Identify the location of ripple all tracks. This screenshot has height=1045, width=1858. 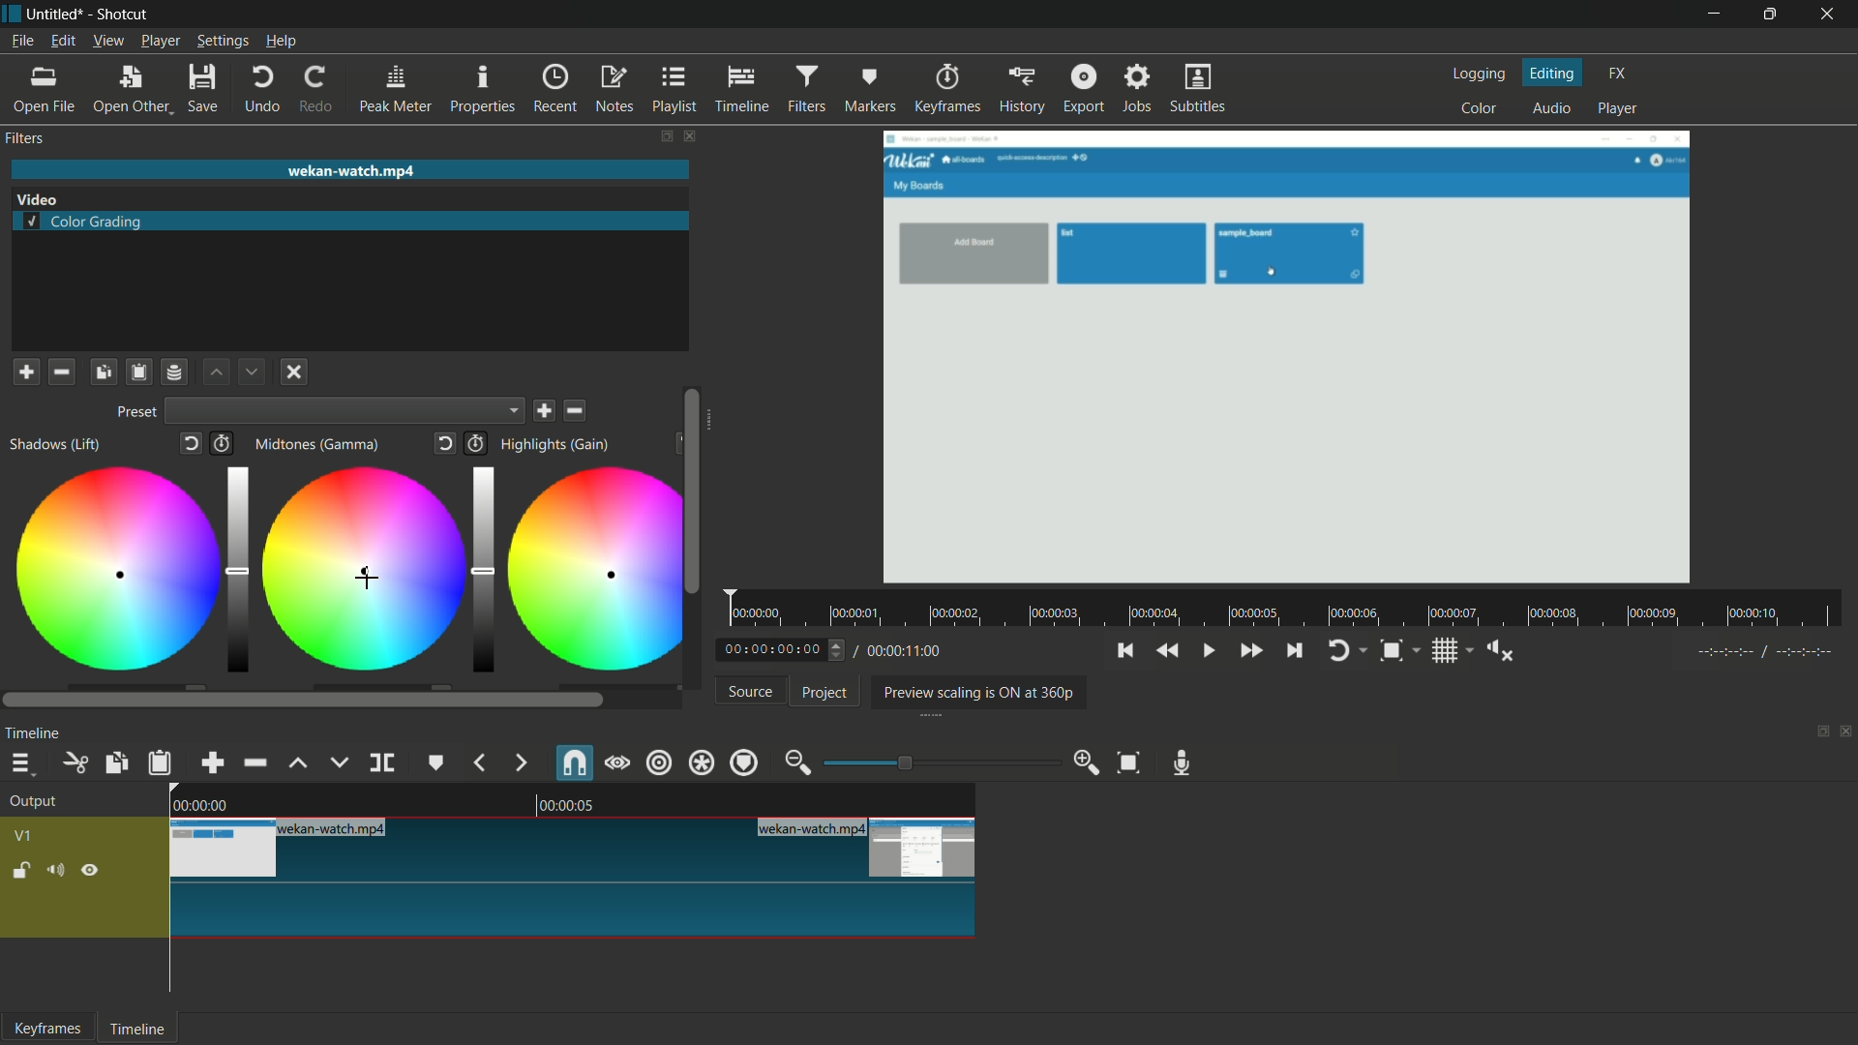
(700, 763).